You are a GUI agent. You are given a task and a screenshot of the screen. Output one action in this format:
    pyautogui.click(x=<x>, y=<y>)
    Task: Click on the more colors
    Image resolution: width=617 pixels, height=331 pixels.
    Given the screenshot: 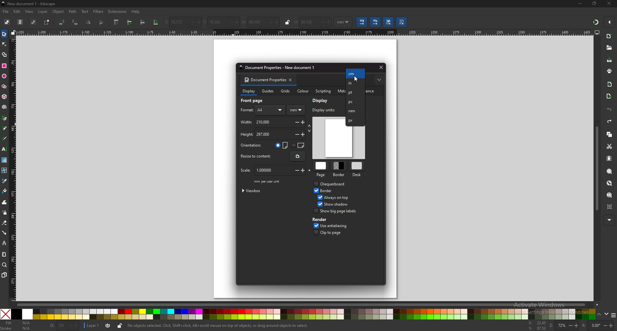 What is the action you would take?
    pyautogui.click(x=613, y=314)
    